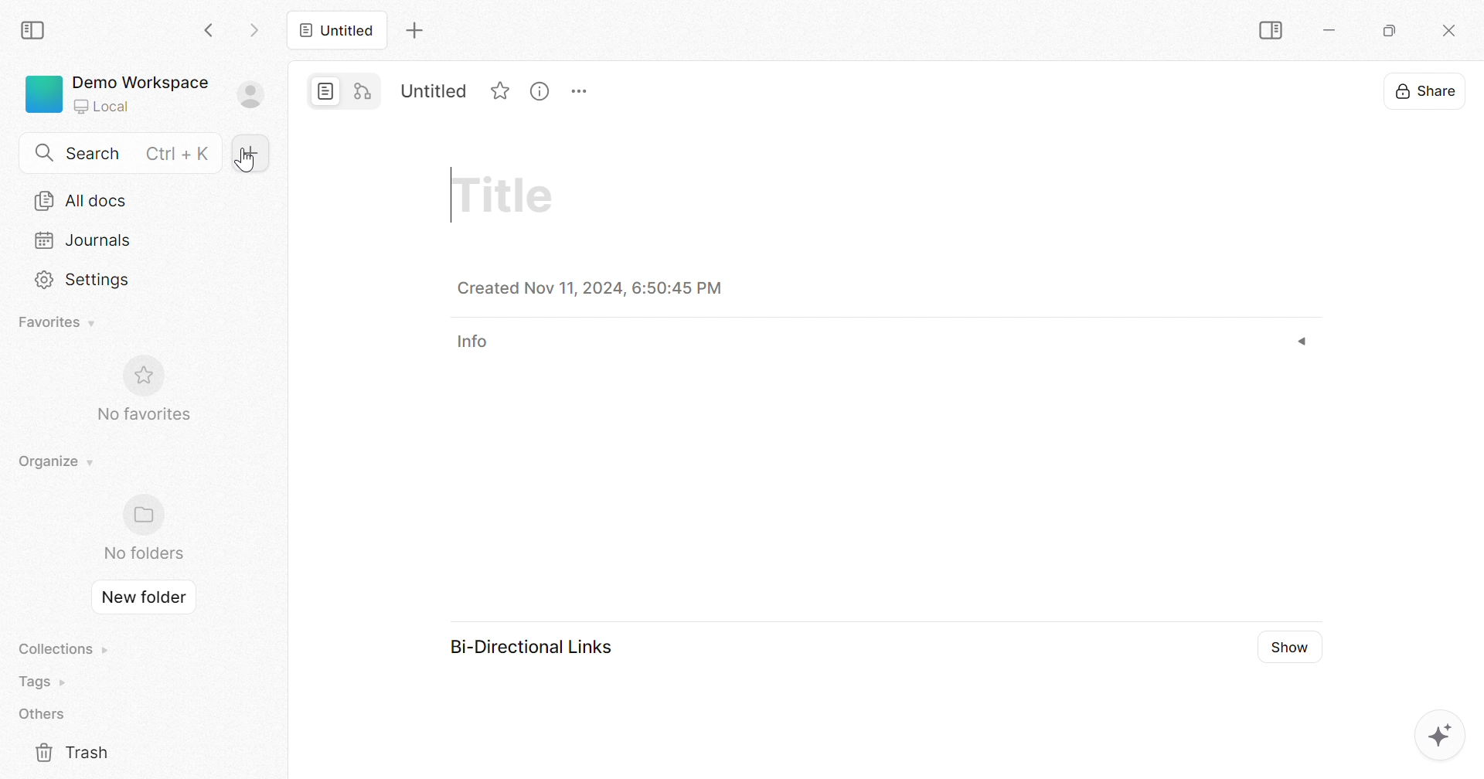  What do you see at coordinates (140, 376) in the screenshot?
I see `Favorites icon` at bounding box center [140, 376].